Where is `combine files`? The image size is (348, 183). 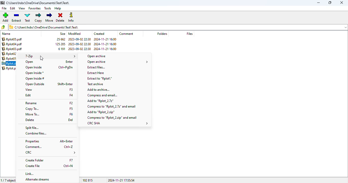 combine files is located at coordinates (36, 133).